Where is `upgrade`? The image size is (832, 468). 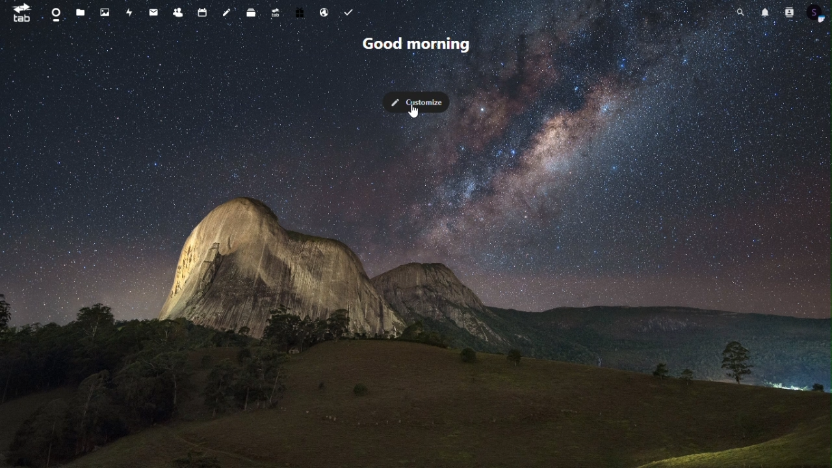 upgrade is located at coordinates (278, 14).